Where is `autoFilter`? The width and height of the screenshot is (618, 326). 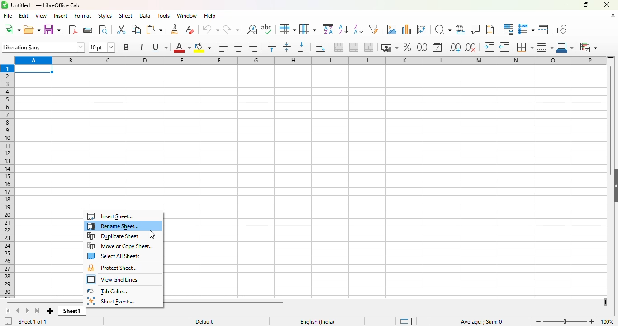
autoFilter is located at coordinates (374, 29).